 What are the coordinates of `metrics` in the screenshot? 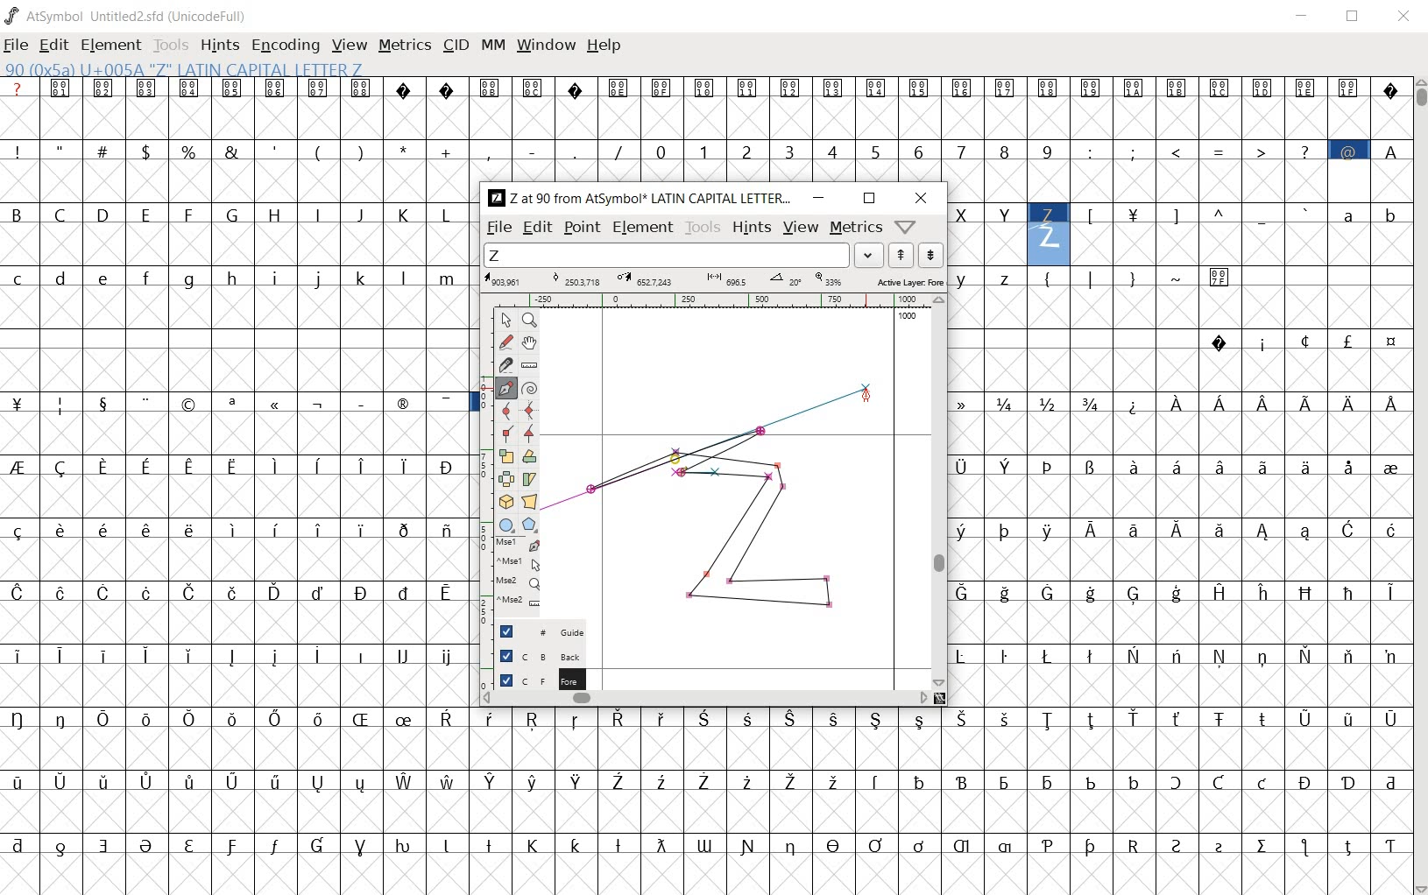 It's located at (856, 229).